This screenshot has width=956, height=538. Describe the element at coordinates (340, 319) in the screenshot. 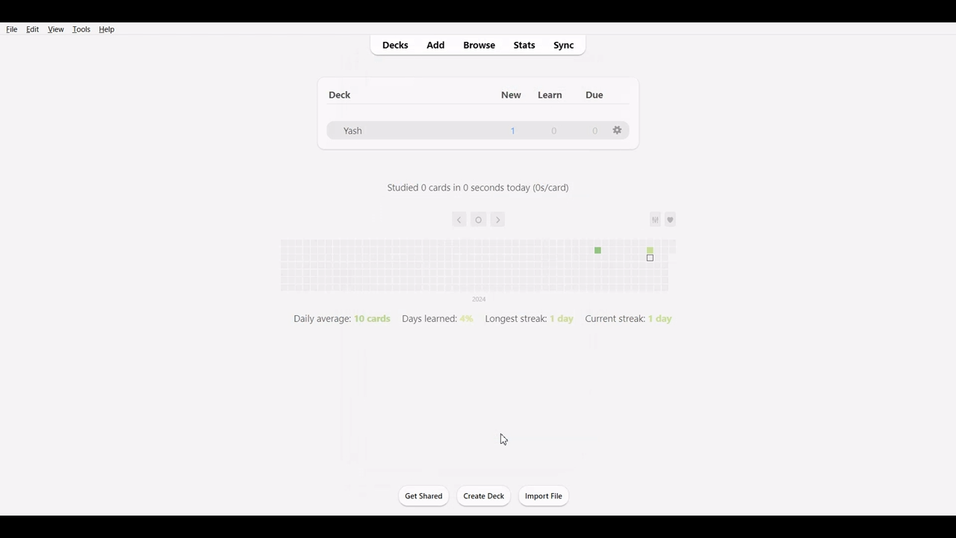

I see `Daily average: 10 cards` at that location.